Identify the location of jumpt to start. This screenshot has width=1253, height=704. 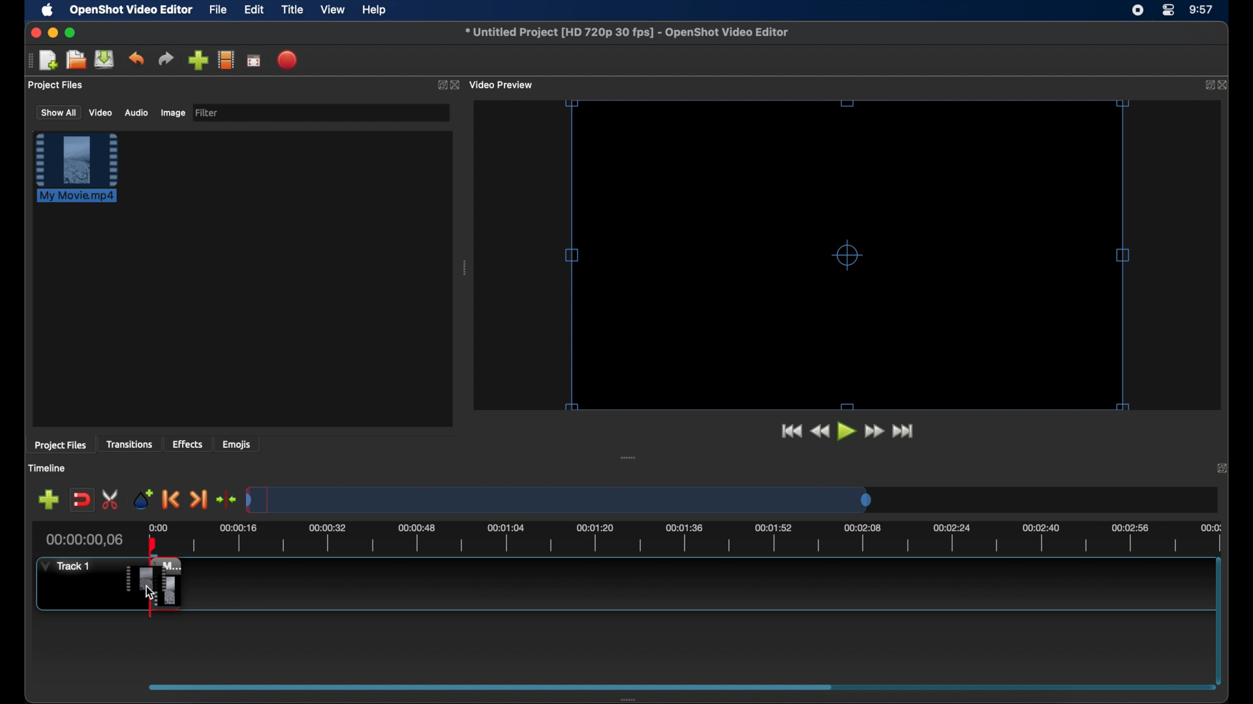
(790, 431).